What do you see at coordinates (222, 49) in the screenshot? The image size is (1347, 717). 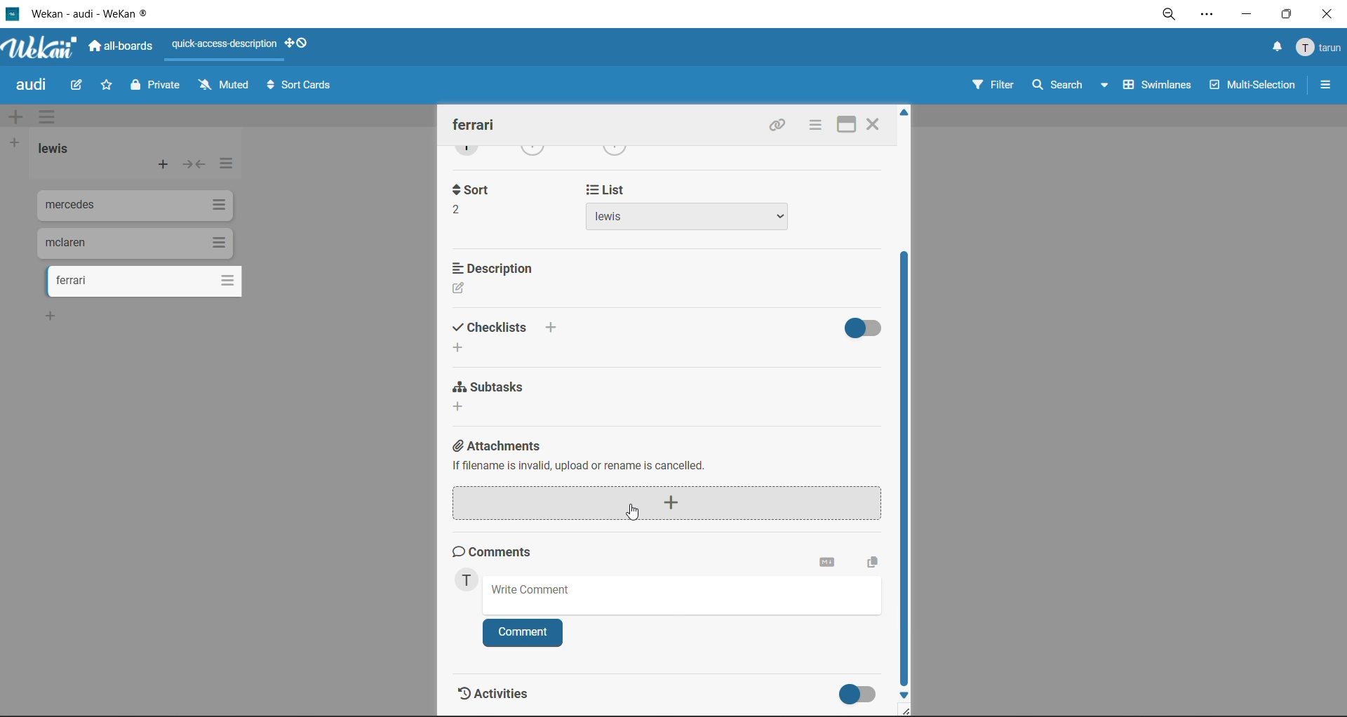 I see `quick access description` at bounding box center [222, 49].